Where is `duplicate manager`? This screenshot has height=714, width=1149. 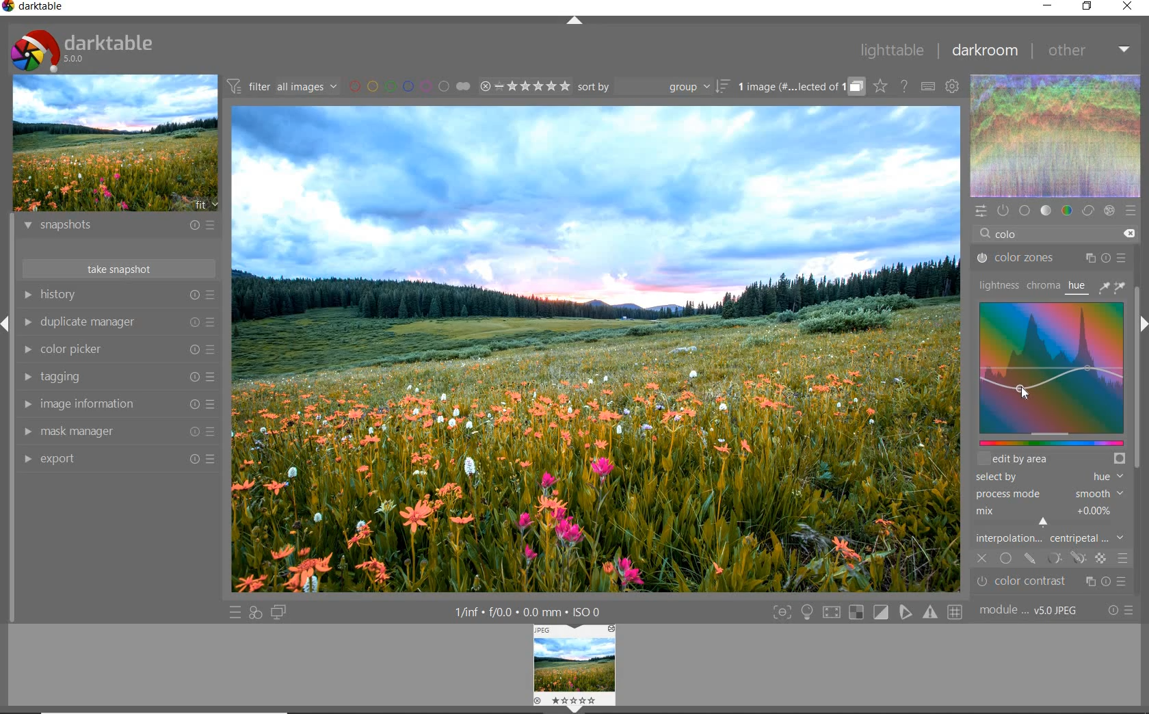 duplicate manager is located at coordinates (121, 323).